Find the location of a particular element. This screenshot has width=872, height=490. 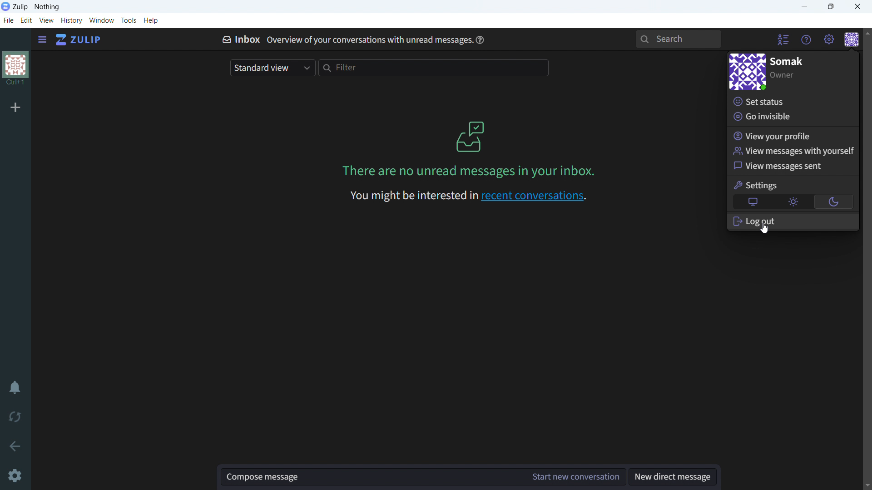

search is located at coordinates (678, 39).